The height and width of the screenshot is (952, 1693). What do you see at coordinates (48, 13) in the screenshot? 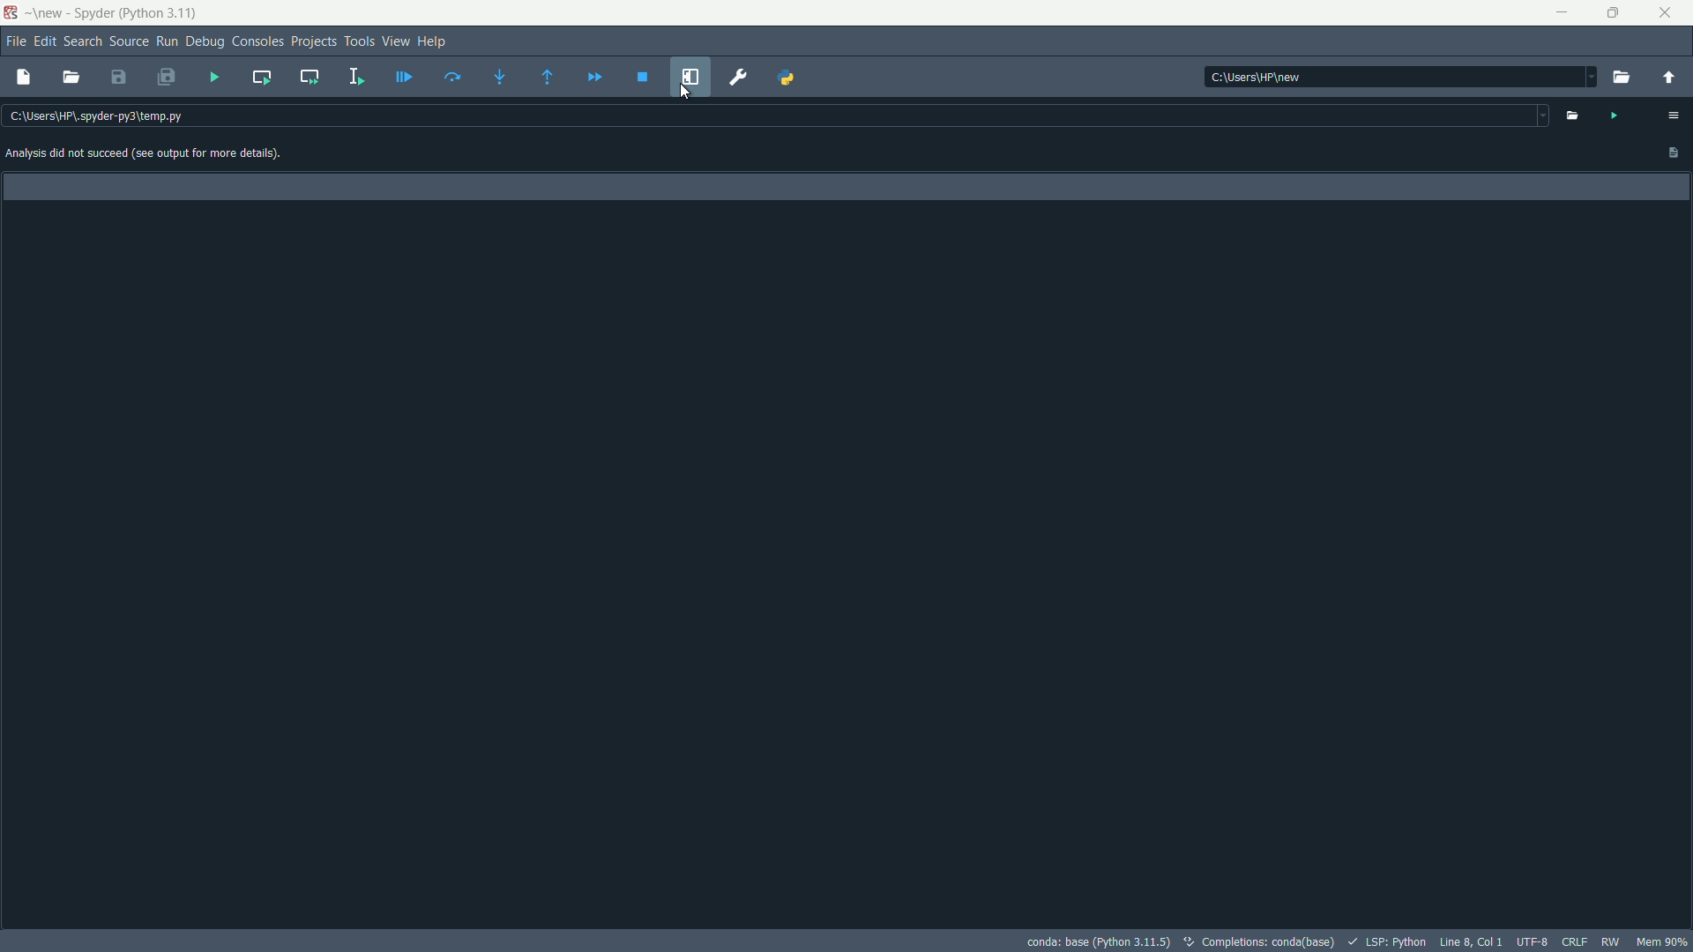
I see `new` at bounding box center [48, 13].